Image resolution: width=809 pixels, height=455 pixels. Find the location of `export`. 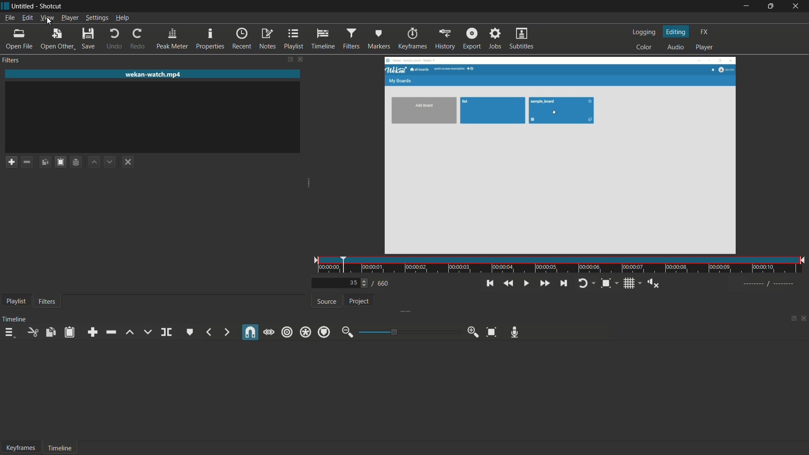

export is located at coordinates (471, 39).